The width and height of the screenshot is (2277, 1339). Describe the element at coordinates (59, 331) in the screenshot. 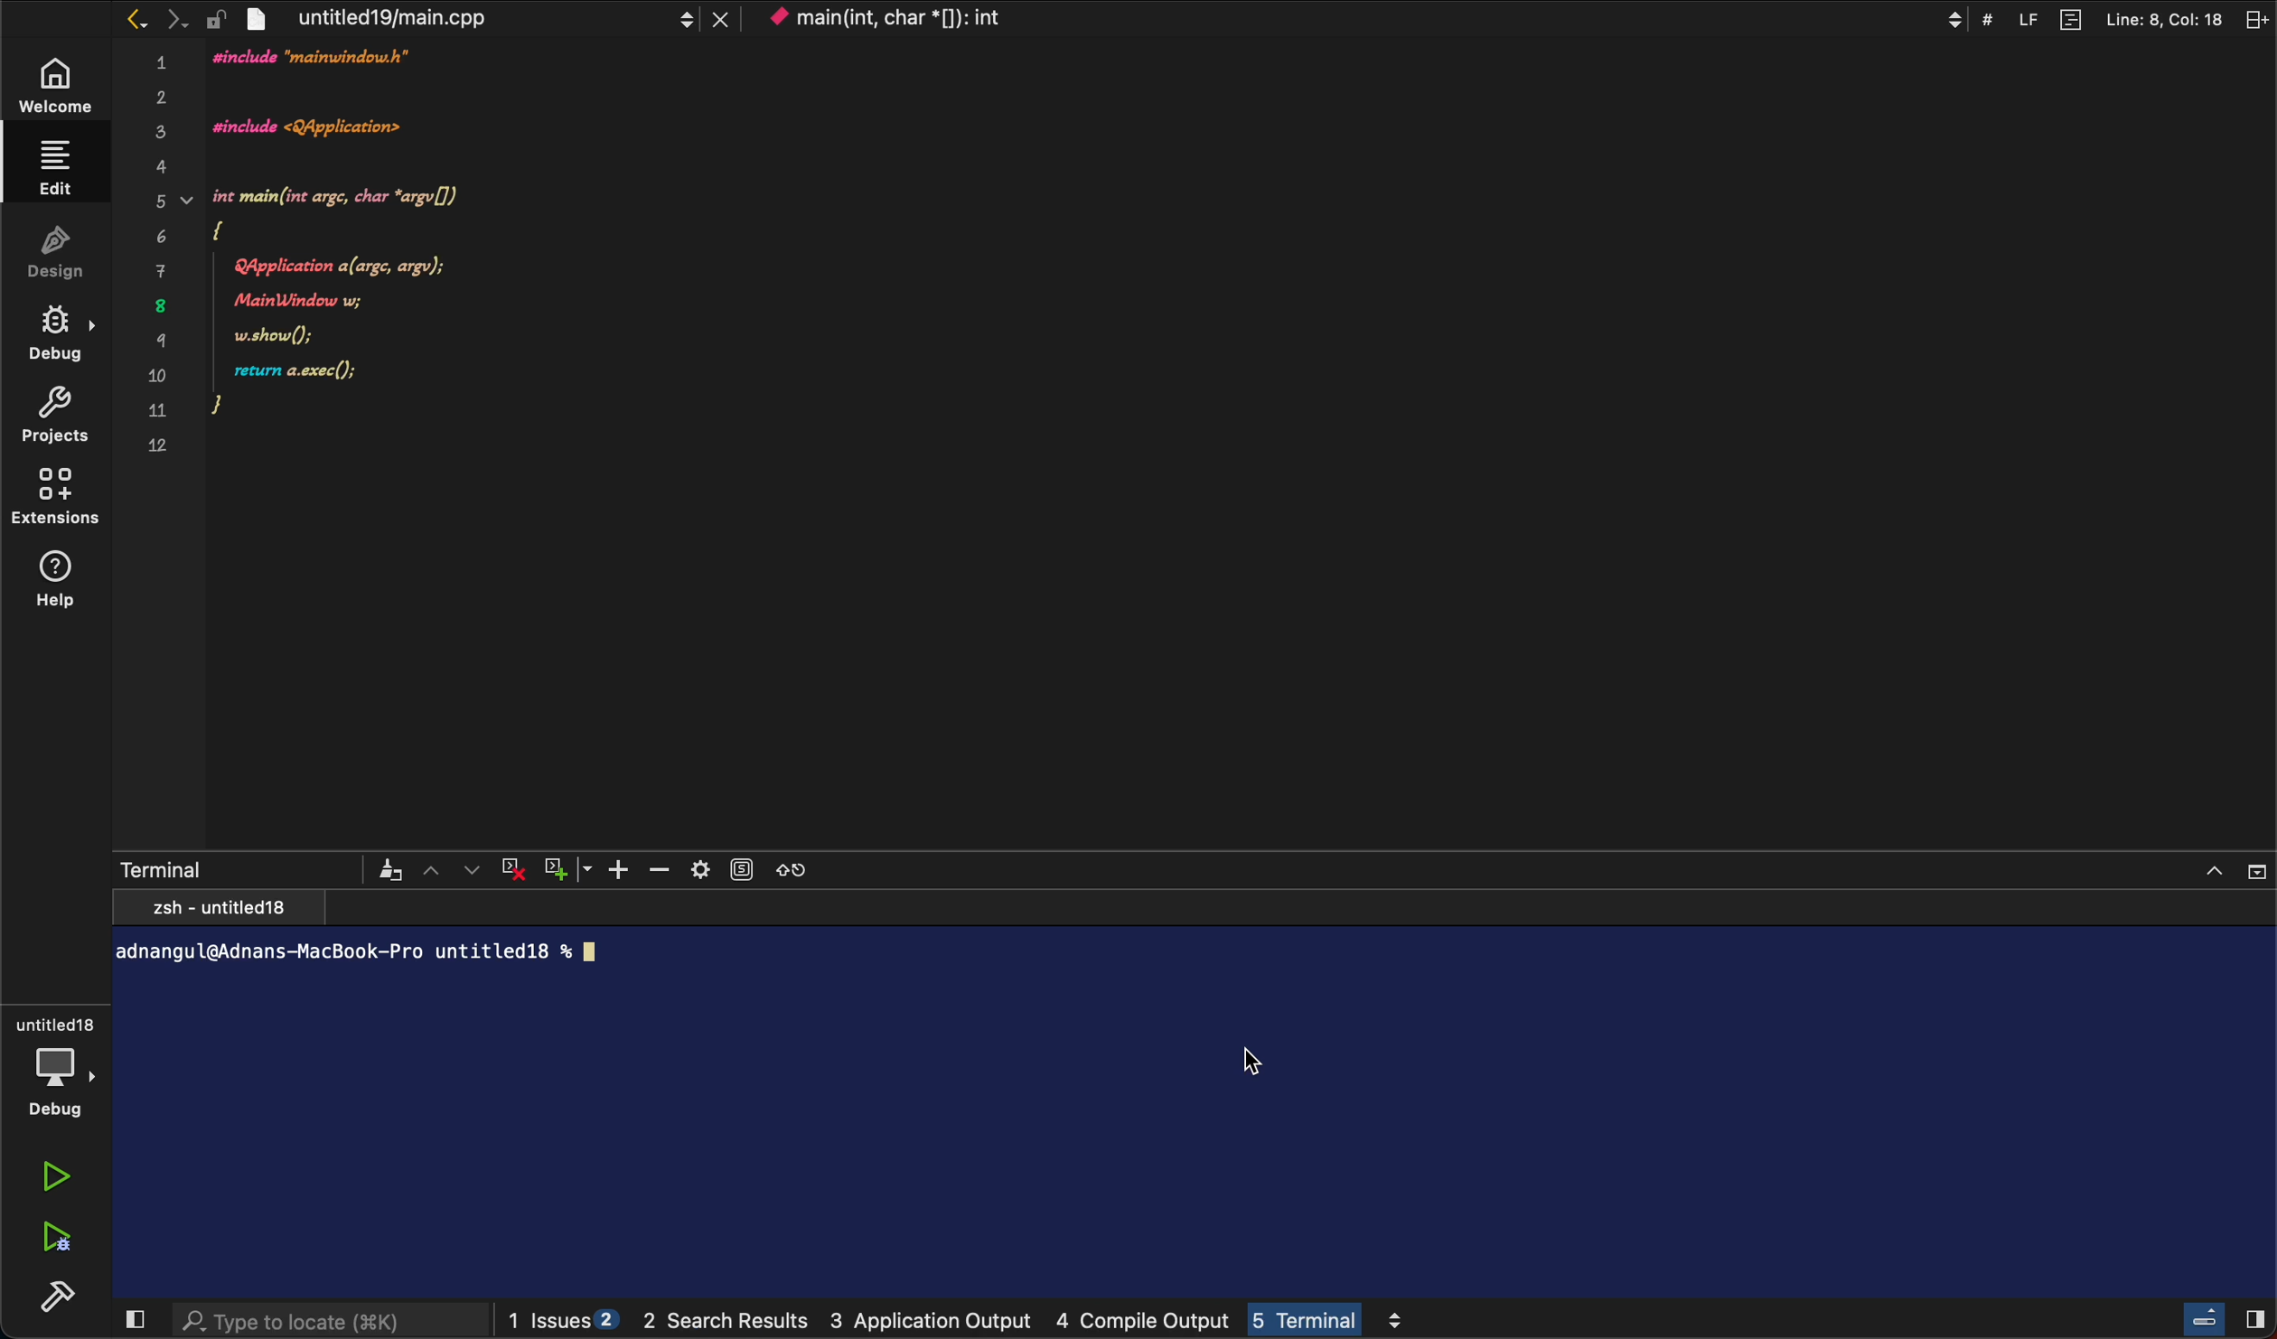

I see `debug` at that location.